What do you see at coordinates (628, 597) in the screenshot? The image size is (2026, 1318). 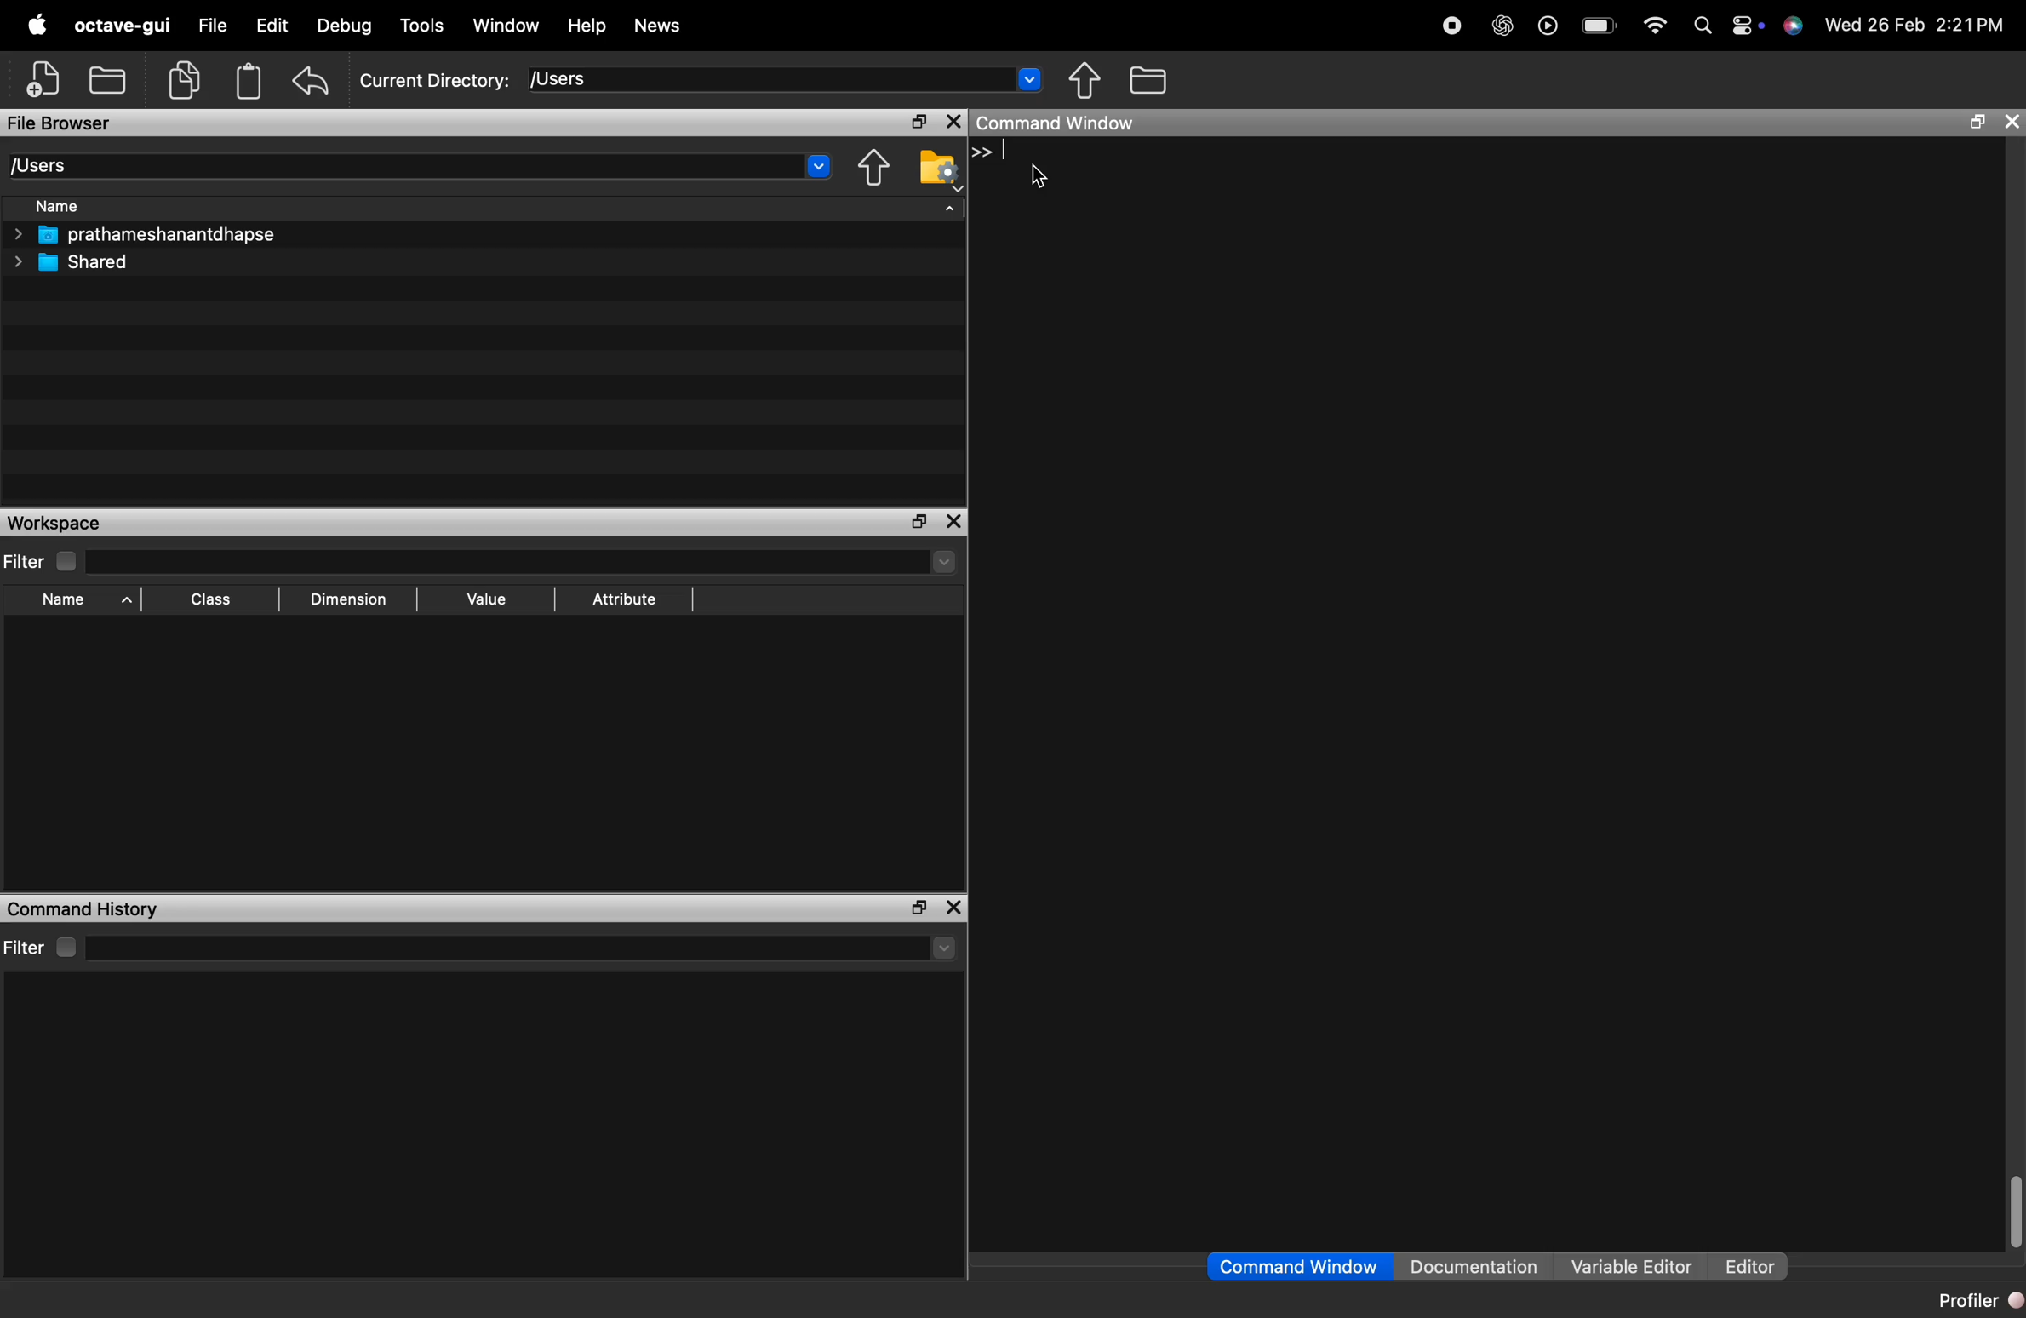 I see `Attribute` at bounding box center [628, 597].